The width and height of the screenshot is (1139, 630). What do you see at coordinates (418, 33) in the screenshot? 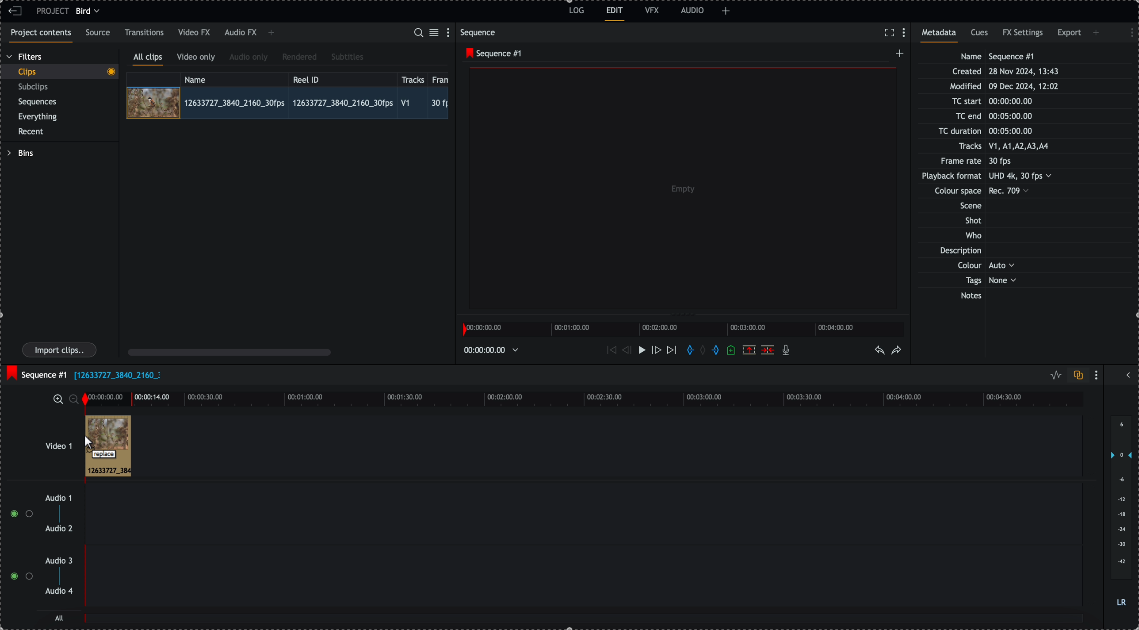
I see `search for assets or bins` at bounding box center [418, 33].